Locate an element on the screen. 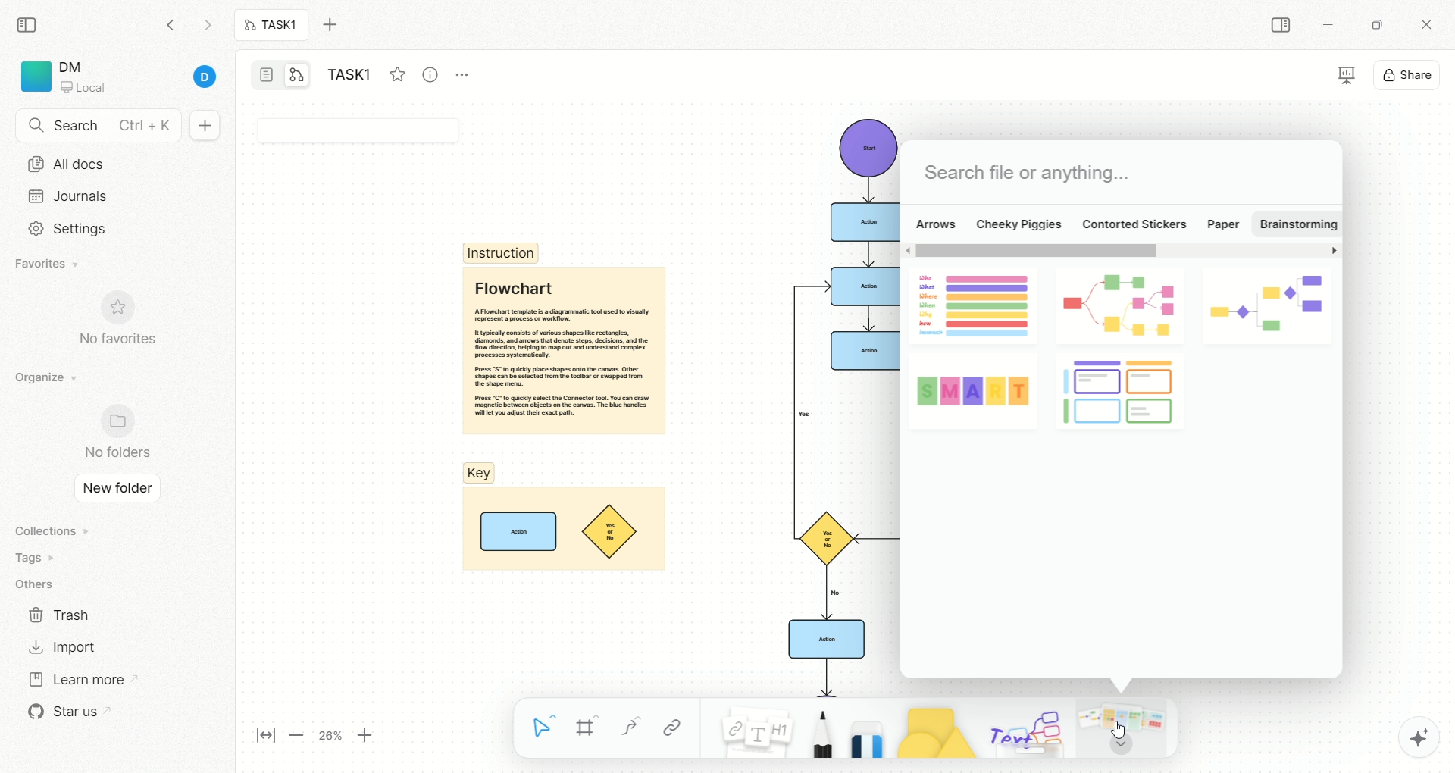  new tab is located at coordinates (339, 25).